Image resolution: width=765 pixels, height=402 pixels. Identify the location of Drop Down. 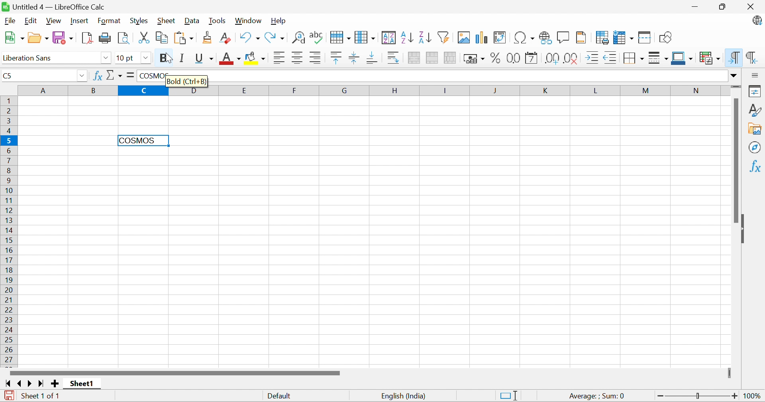
(83, 76).